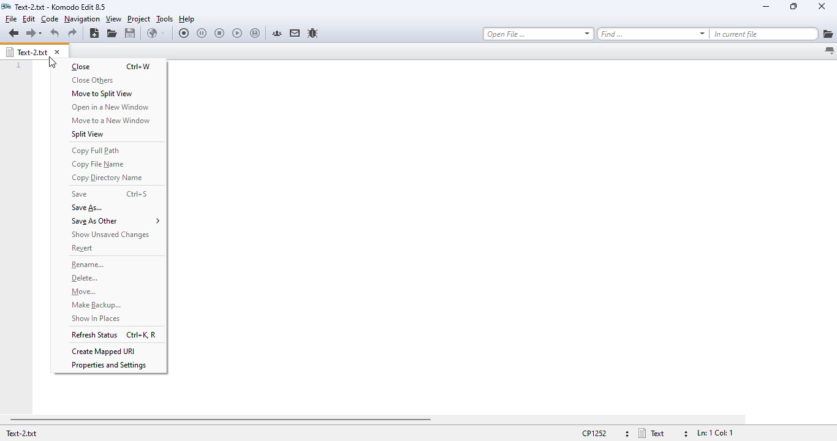  Describe the element at coordinates (108, 178) in the screenshot. I see `copy directory name` at that location.